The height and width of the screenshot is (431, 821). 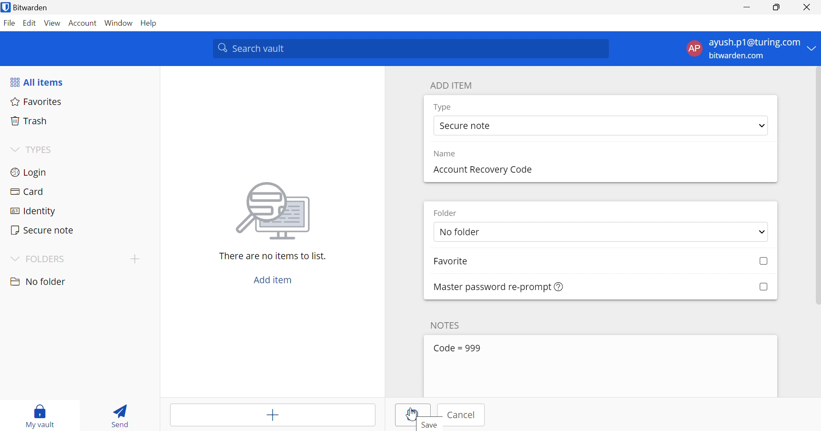 What do you see at coordinates (464, 415) in the screenshot?
I see `Cancel` at bounding box center [464, 415].